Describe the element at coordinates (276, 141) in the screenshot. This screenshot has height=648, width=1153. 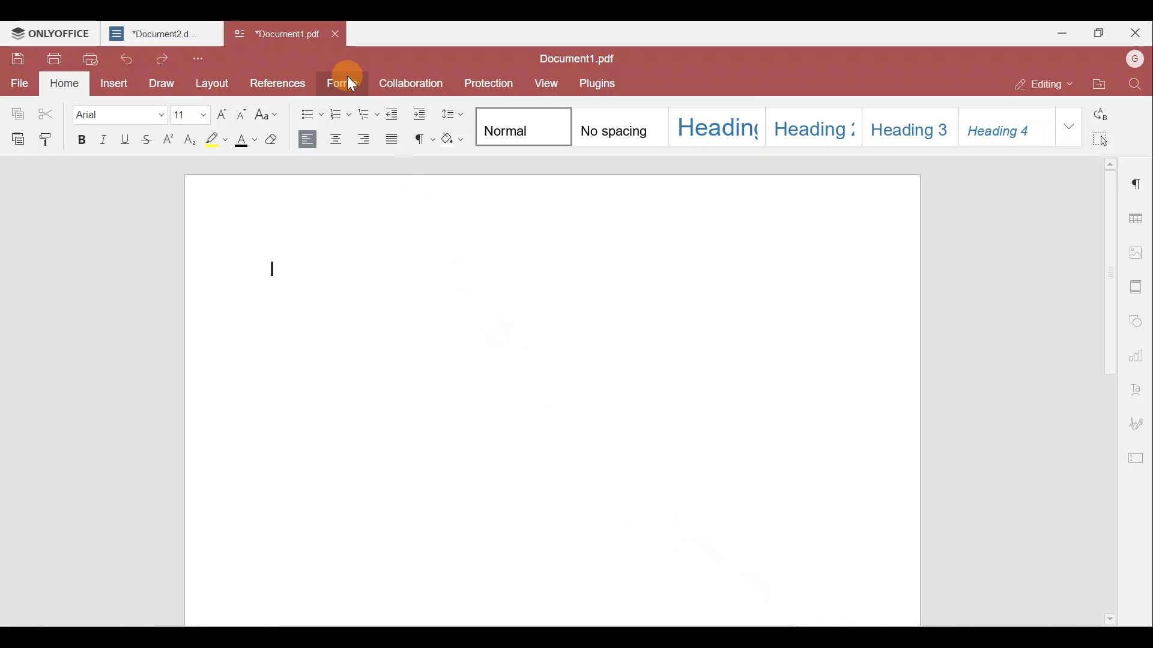
I see `Clear style` at that location.